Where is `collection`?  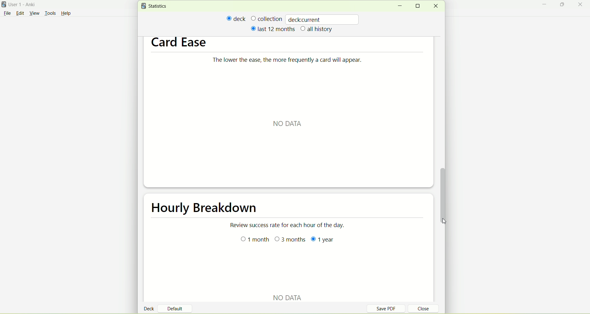 collection is located at coordinates (266, 18).